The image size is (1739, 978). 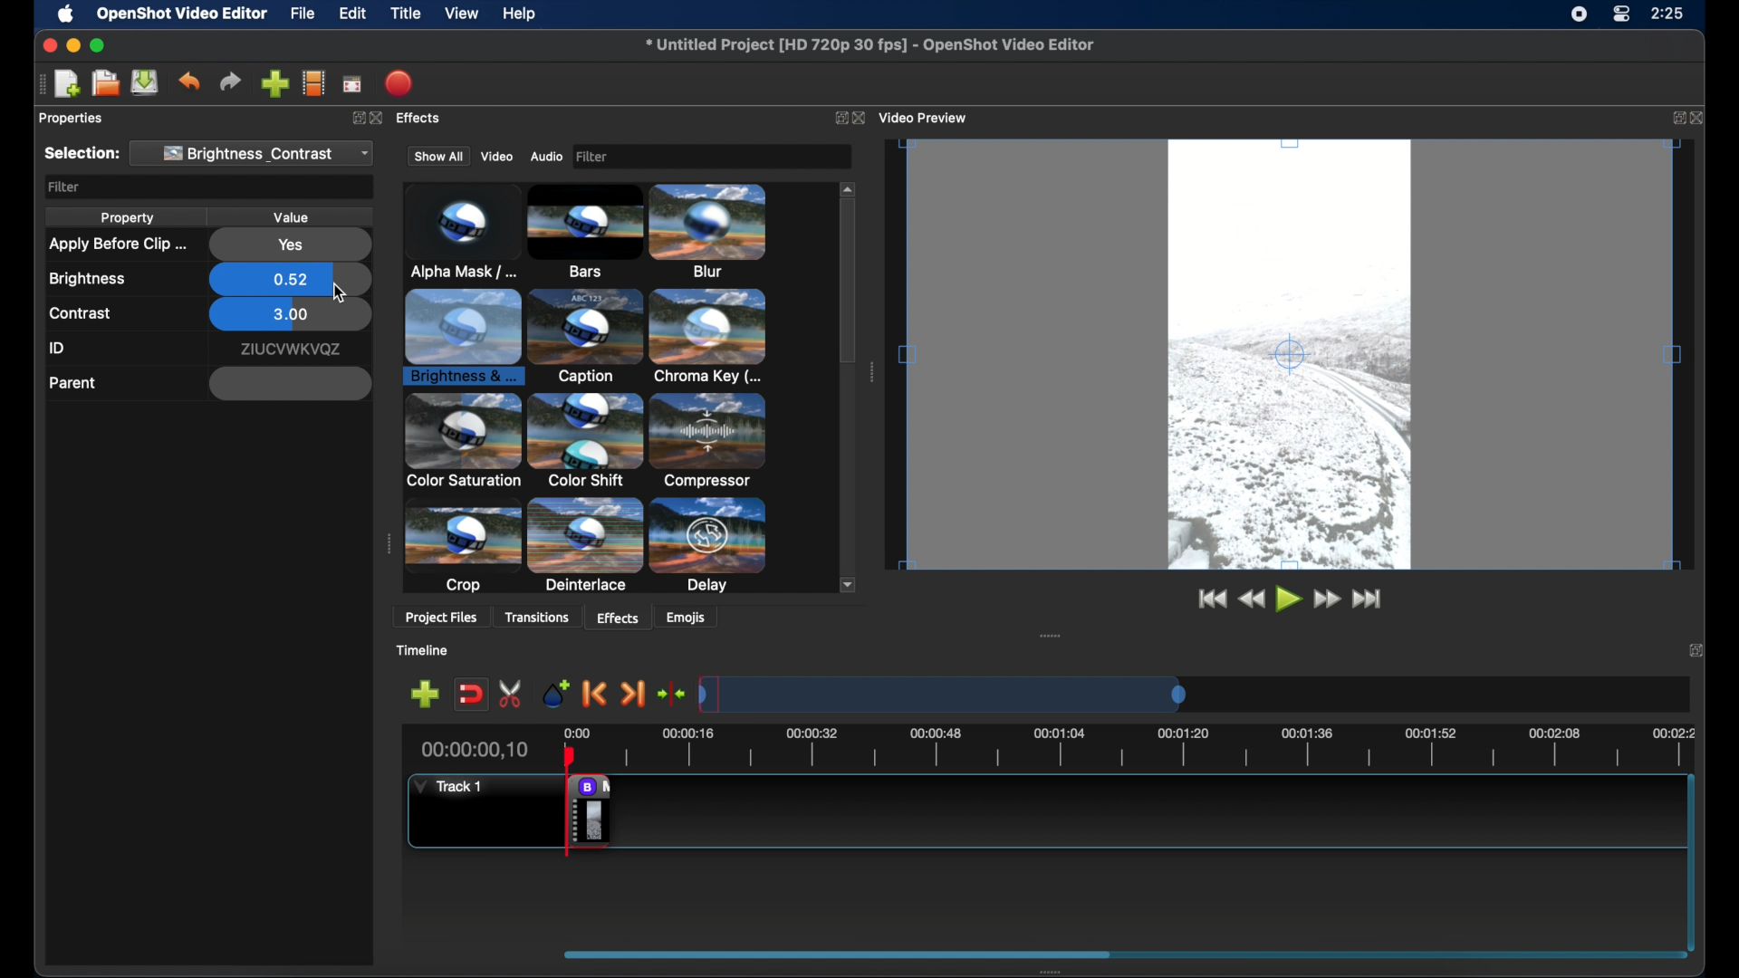 I want to click on color saturation, so click(x=590, y=337).